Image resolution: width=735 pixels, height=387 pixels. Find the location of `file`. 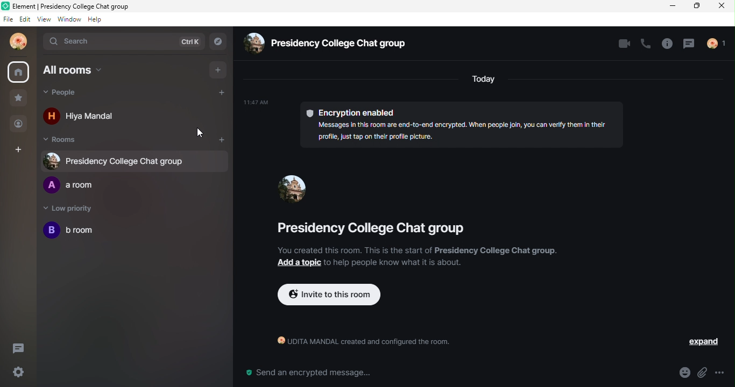

file is located at coordinates (6, 20).